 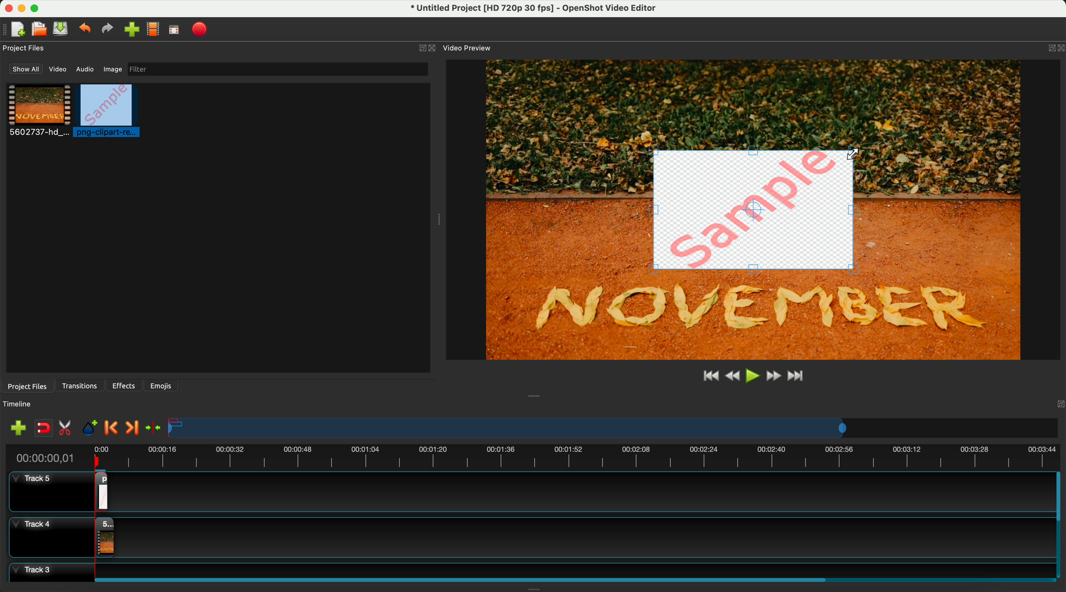 What do you see at coordinates (22, 10) in the screenshot?
I see `minimize` at bounding box center [22, 10].